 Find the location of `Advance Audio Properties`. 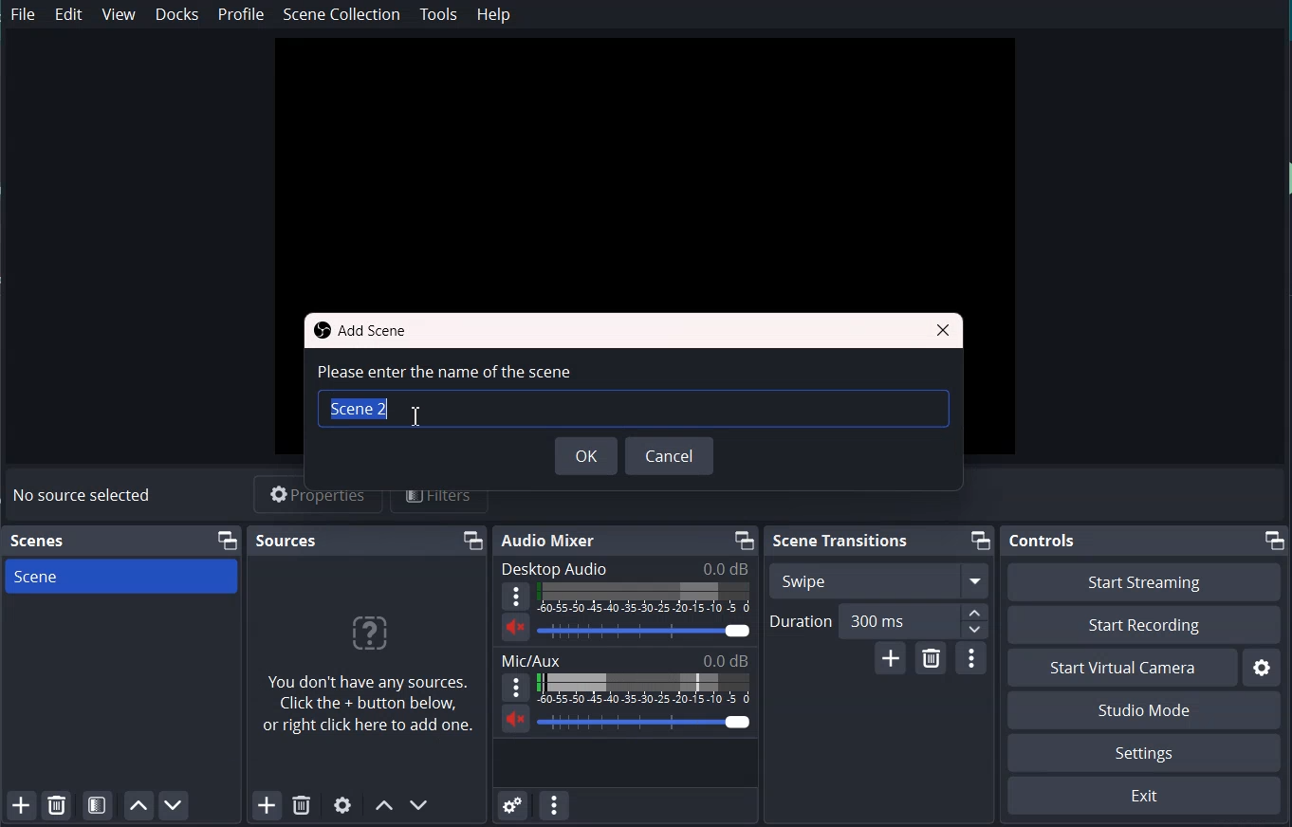

Advance Audio Properties is located at coordinates (513, 803).